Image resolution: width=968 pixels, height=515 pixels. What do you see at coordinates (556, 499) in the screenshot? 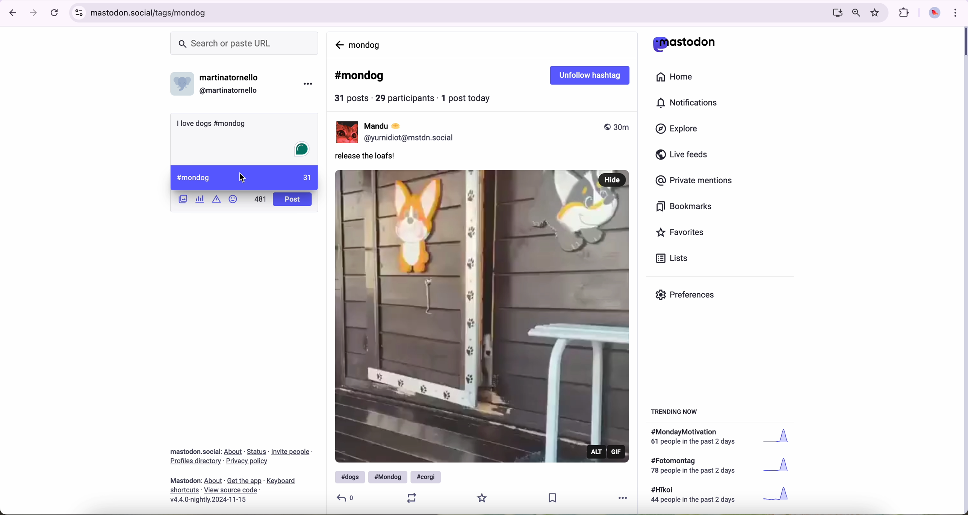
I see `save publication` at bounding box center [556, 499].